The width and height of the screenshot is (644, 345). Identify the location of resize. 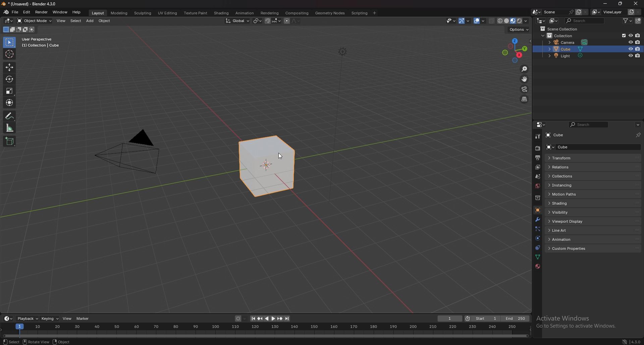
(621, 4).